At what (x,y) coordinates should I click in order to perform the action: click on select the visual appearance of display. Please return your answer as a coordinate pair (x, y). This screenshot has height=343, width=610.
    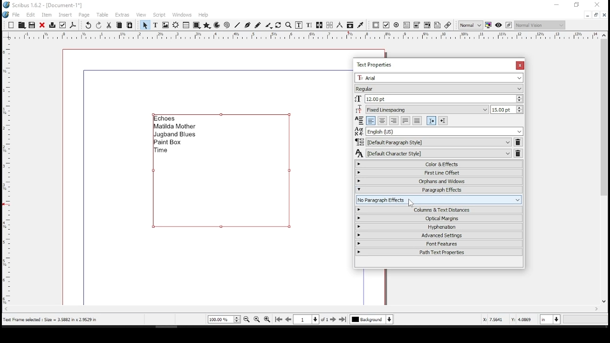
    Looking at the image, I should click on (539, 25).